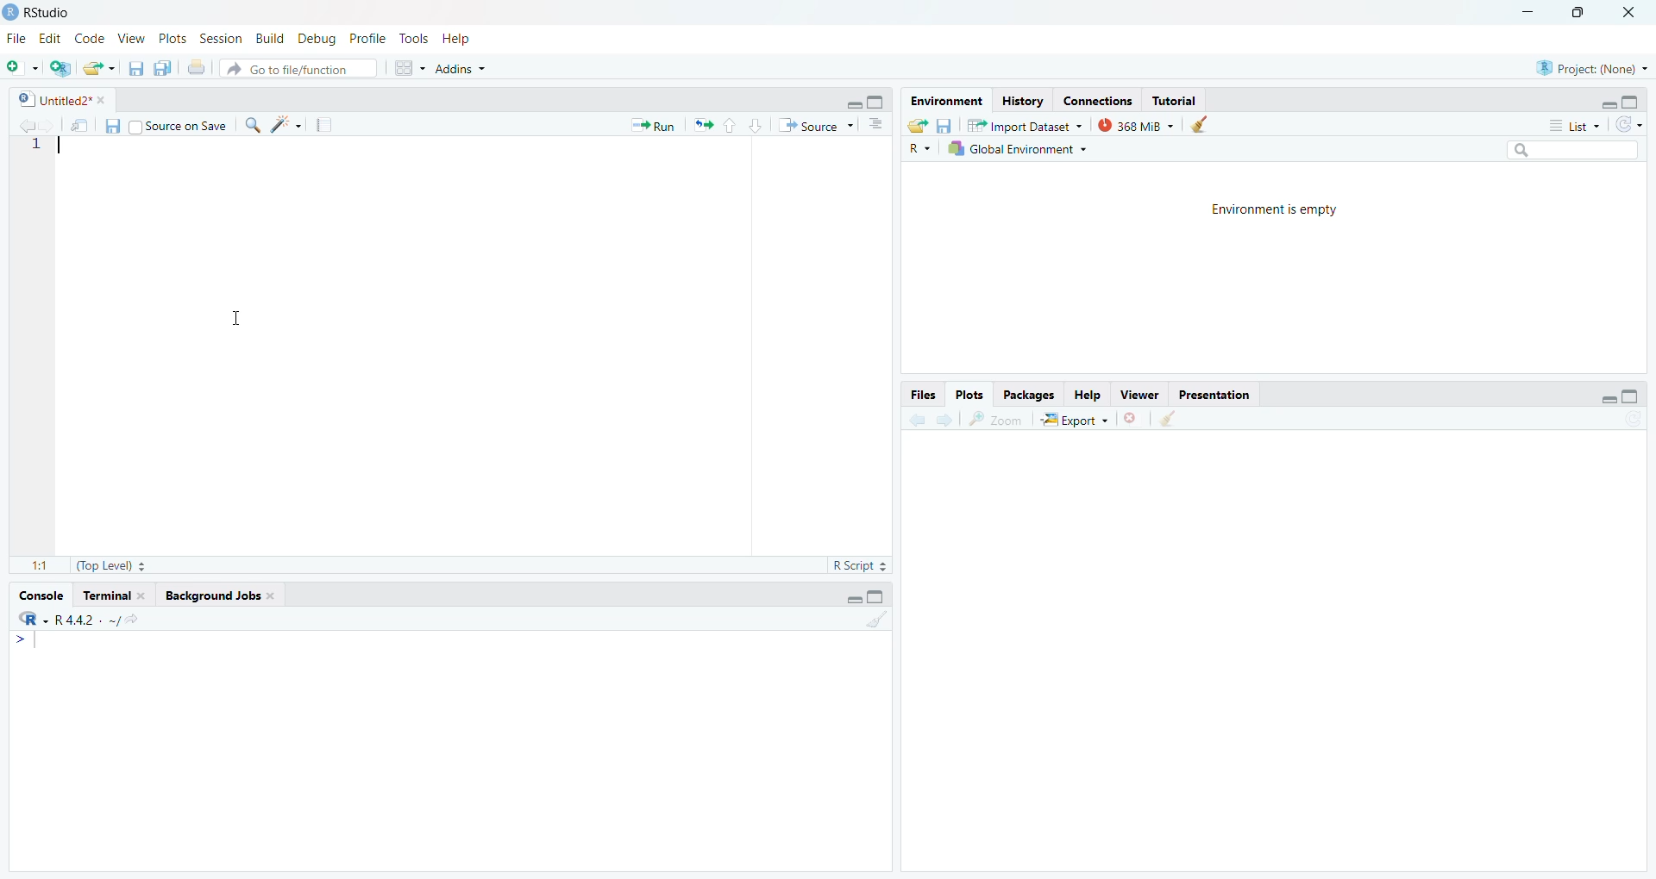 The image size is (1656, 879). I want to click on Environment, so click(946, 98).